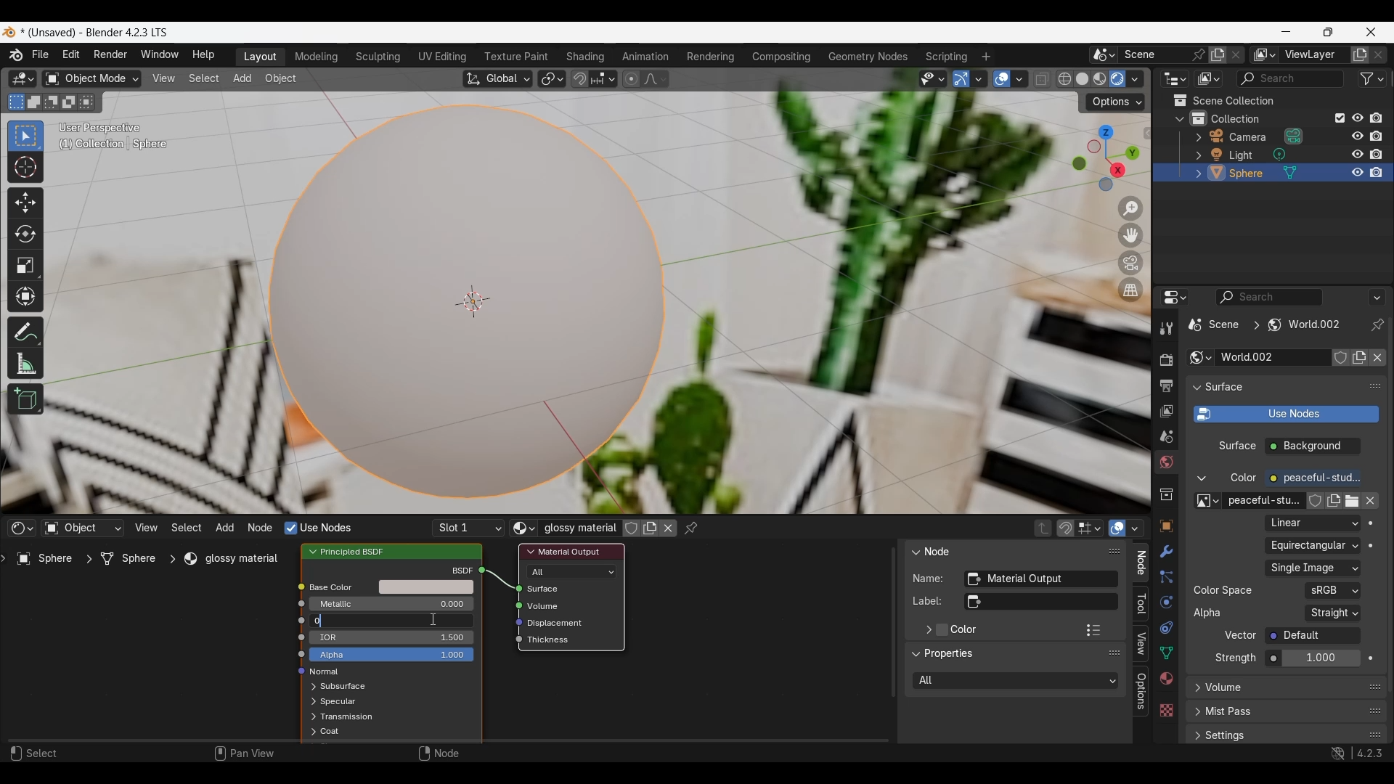 The height and width of the screenshot is (784, 1394). Describe the element at coordinates (433, 619) in the screenshot. I see `Cursor` at that location.